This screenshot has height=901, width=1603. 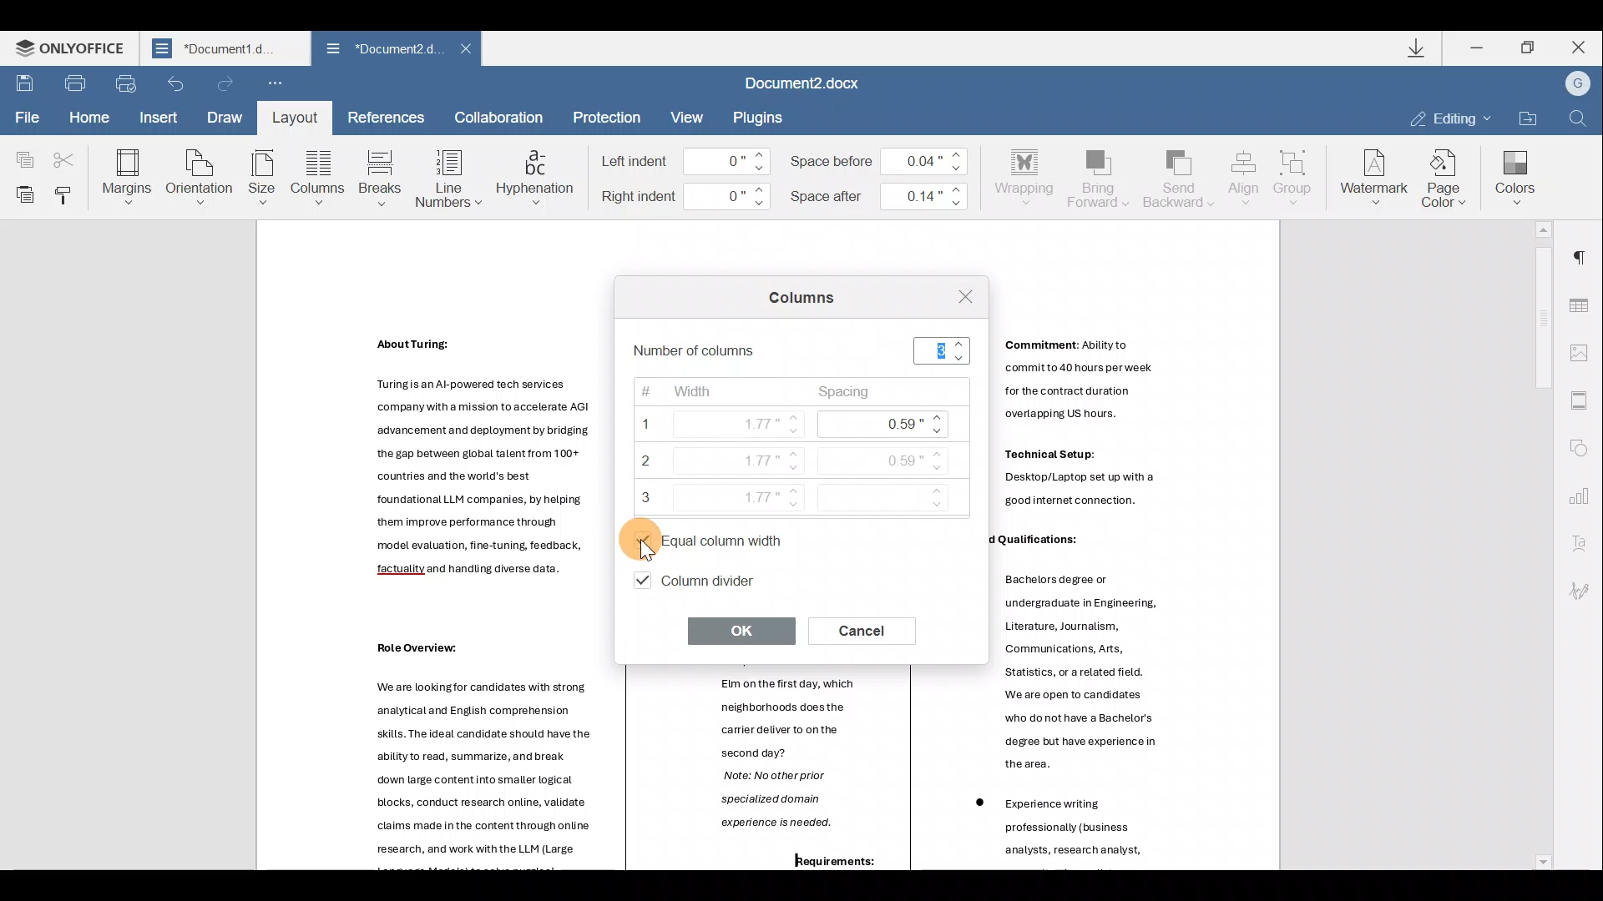 What do you see at coordinates (1028, 174) in the screenshot?
I see `Wrapping` at bounding box center [1028, 174].